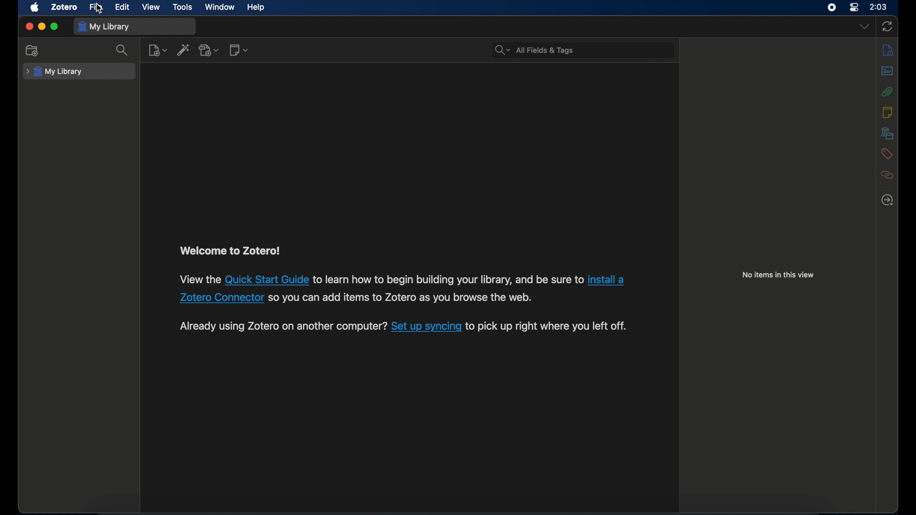 This screenshot has height=515, width=916. Describe the element at coordinates (448, 279) in the screenshot. I see `text` at that location.